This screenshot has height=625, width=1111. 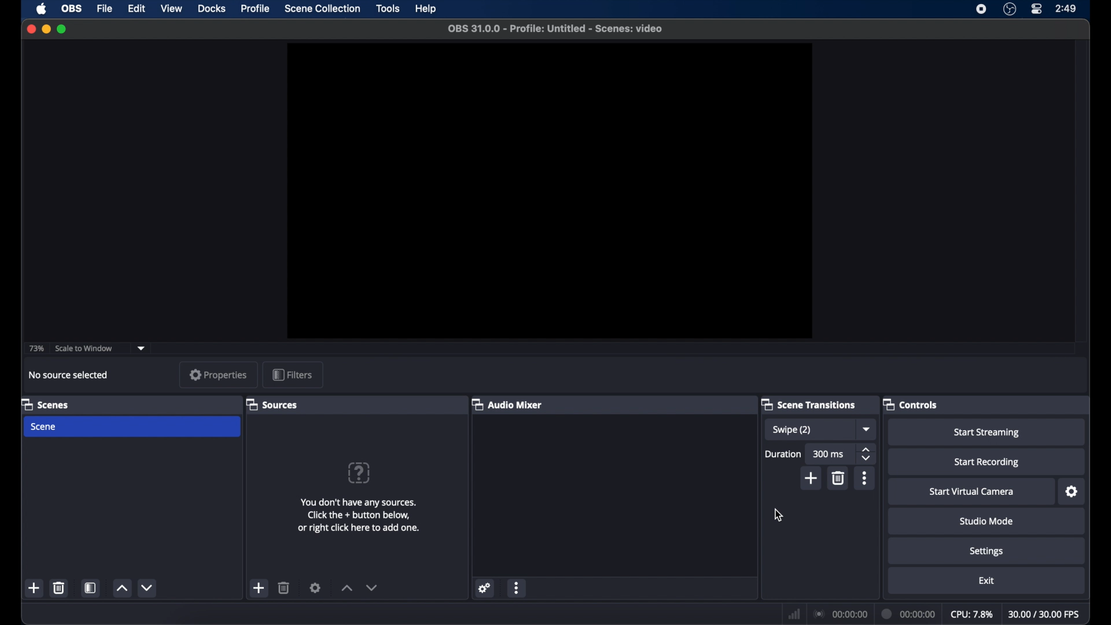 I want to click on file name, so click(x=555, y=28).